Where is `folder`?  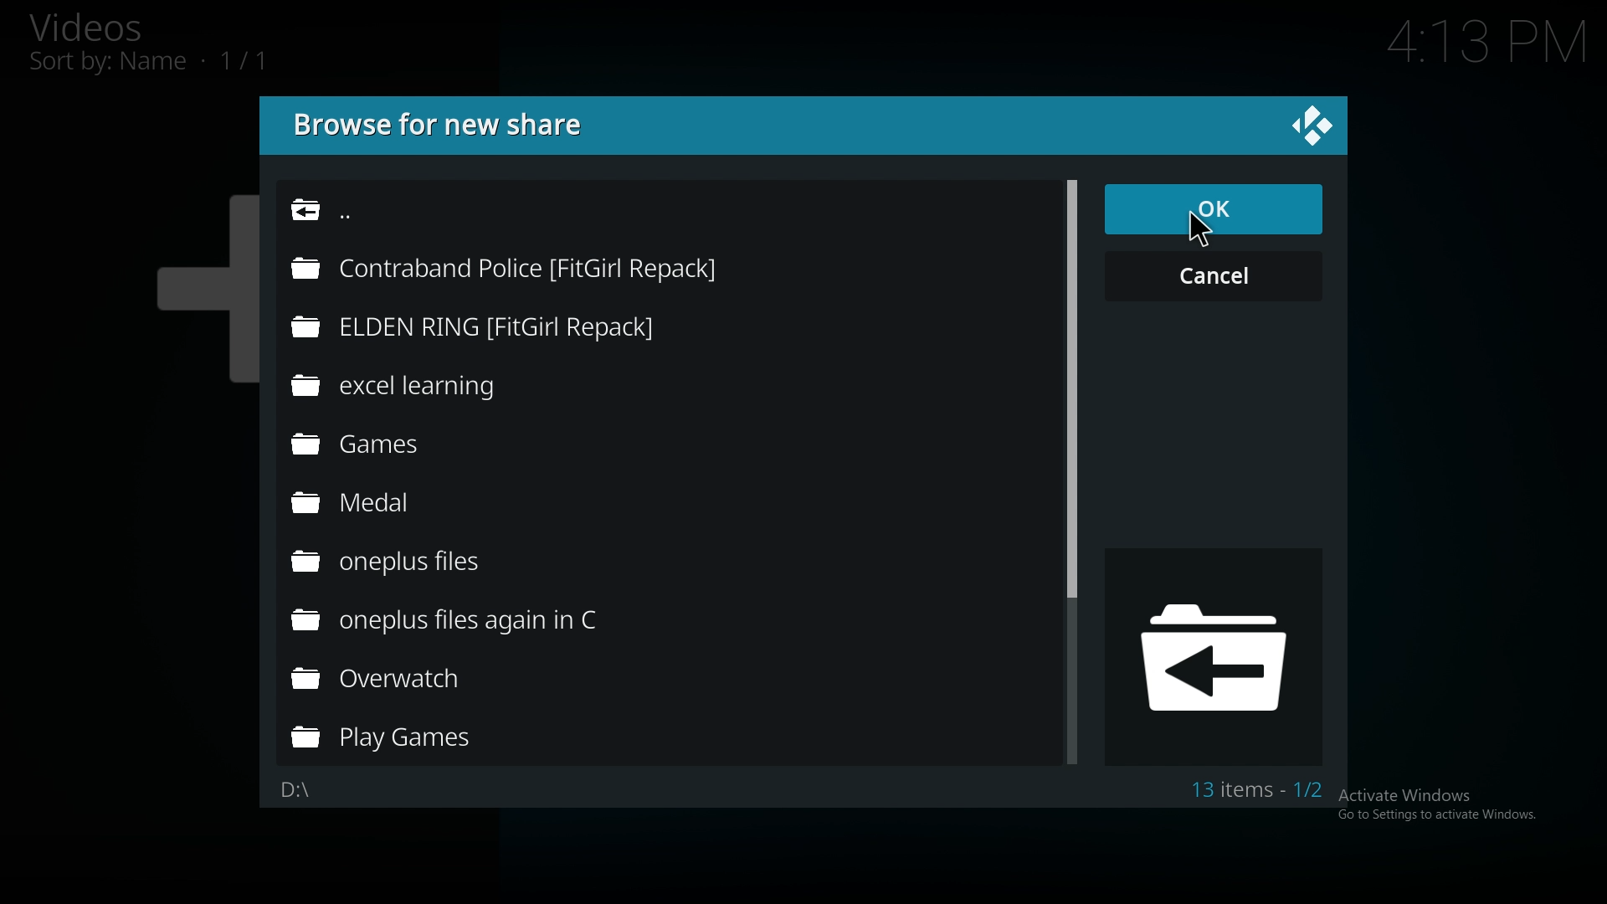
folder is located at coordinates (479, 623).